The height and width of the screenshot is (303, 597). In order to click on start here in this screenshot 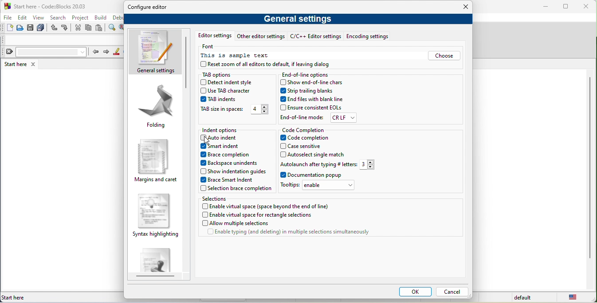, I will do `click(14, 64)`.